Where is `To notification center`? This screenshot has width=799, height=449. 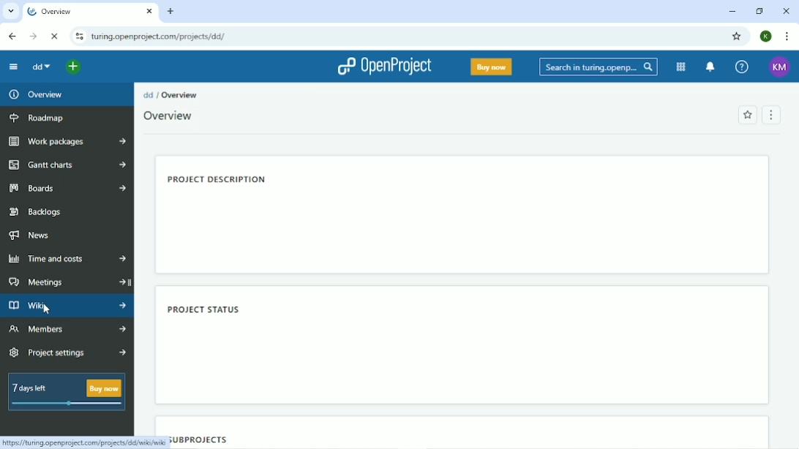 To notification center is located at coordinates (710, 67).